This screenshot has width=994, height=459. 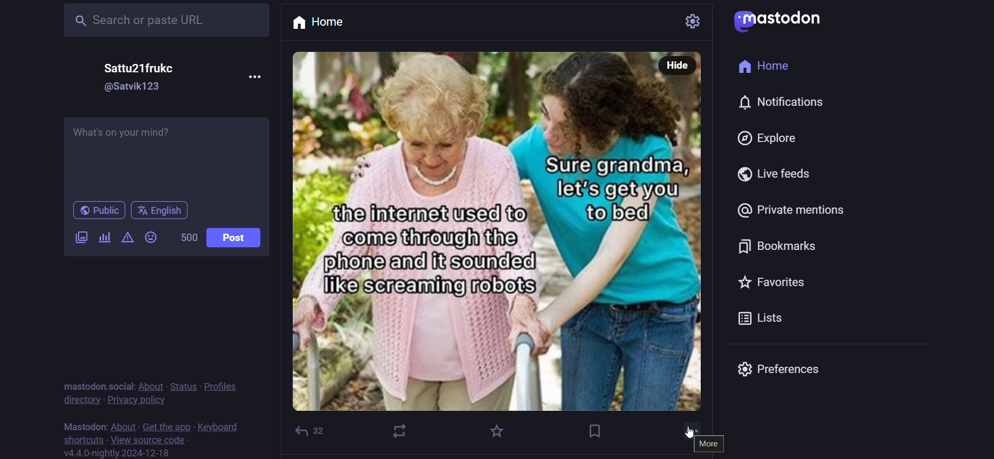 I want to click on post, so click(x=239, y=236).